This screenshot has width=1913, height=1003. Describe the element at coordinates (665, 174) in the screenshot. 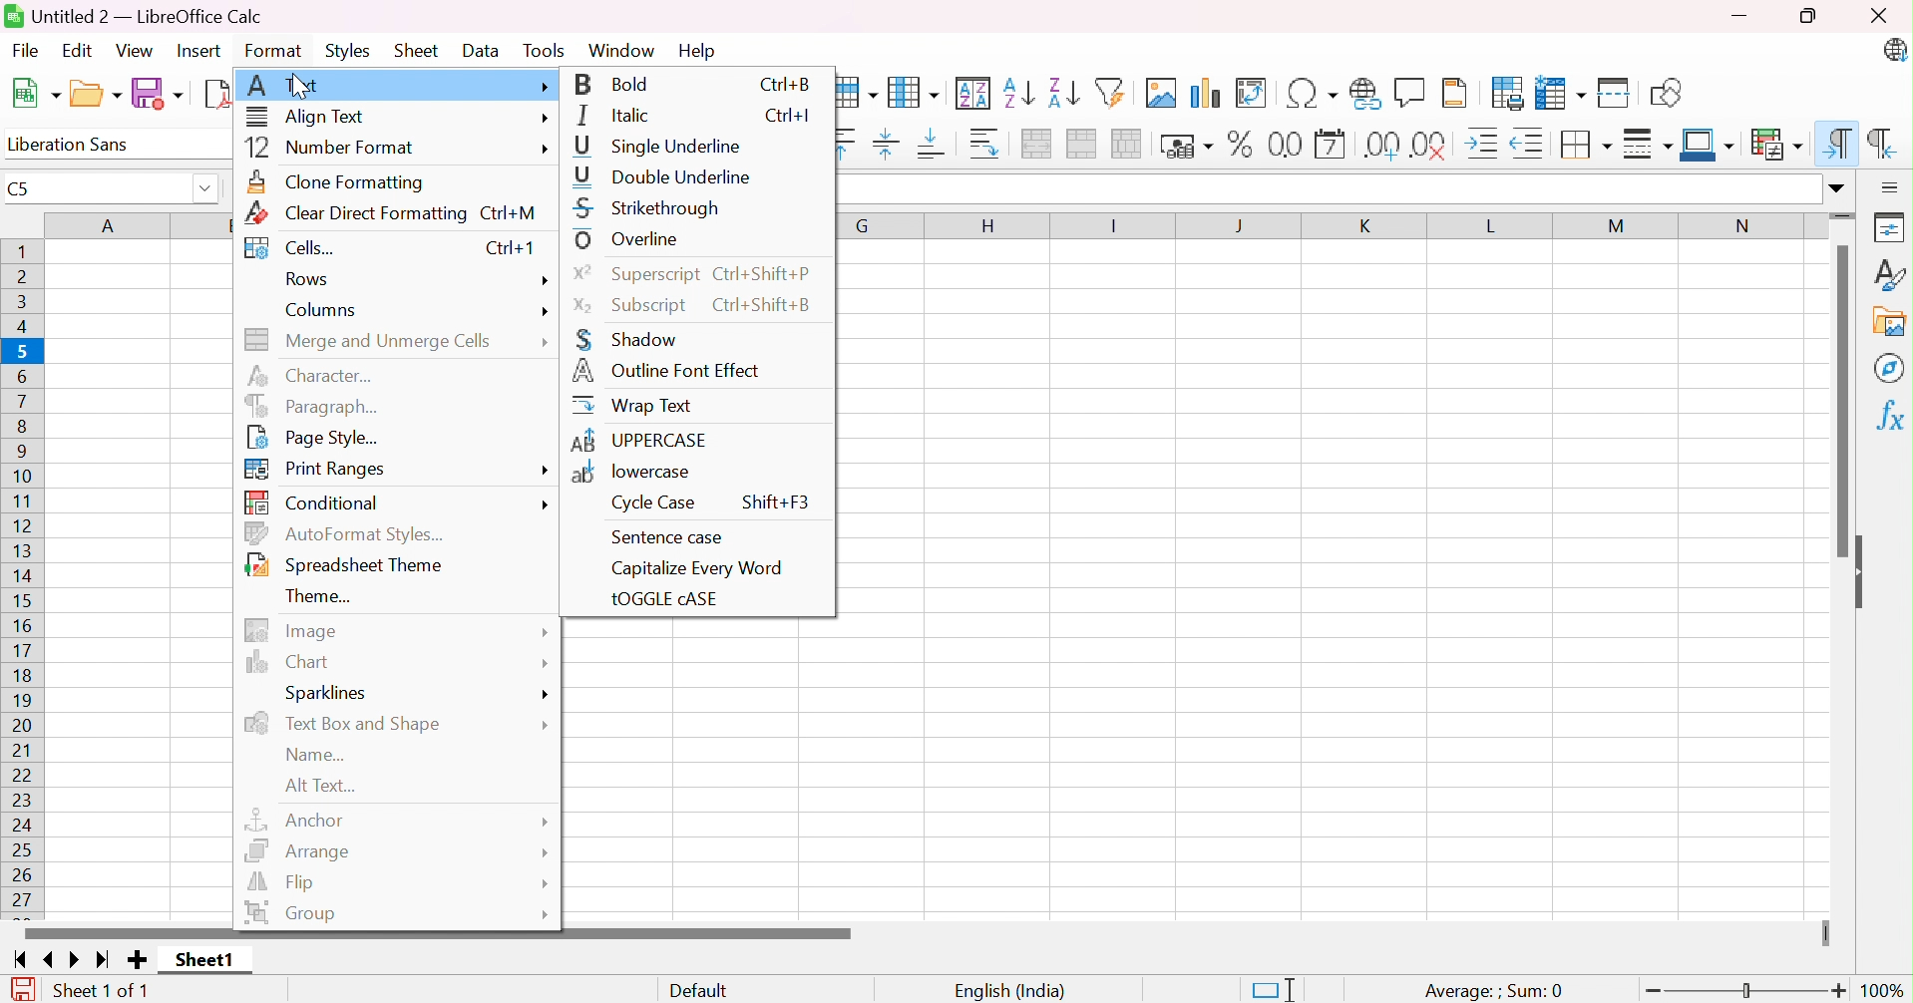

I see `Double Underline` at that location.